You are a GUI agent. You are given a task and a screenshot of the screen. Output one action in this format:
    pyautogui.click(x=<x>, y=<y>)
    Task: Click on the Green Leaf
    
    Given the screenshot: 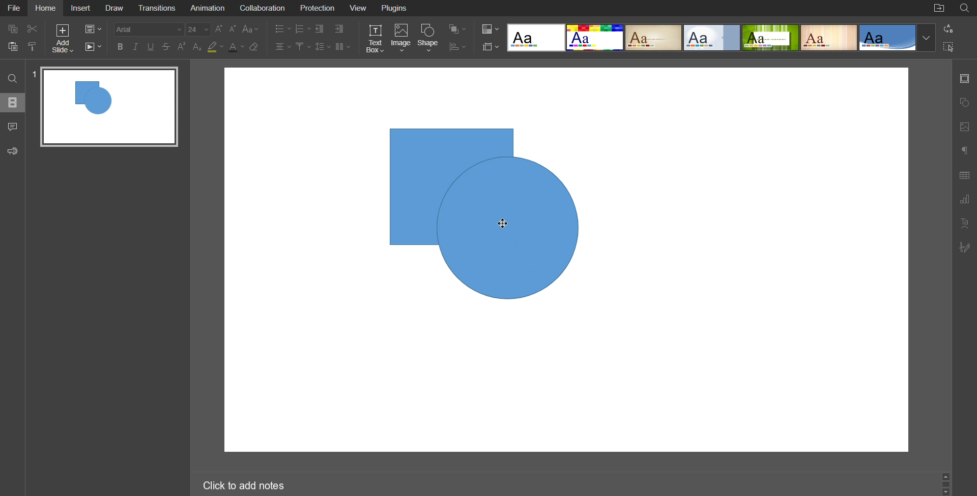 What is the action you would take?
    pyautogui.click(x=770, y=37)
    